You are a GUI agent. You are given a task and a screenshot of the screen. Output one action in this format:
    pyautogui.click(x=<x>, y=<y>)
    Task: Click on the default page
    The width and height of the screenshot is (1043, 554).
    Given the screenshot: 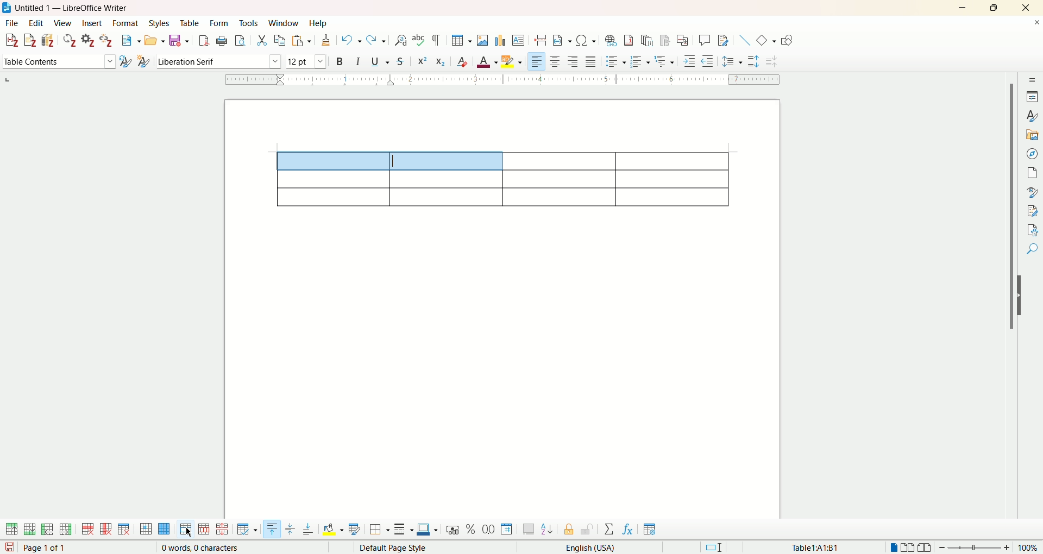 What is the action you would take?
    pyautogui.click(x=422, y=546)
    